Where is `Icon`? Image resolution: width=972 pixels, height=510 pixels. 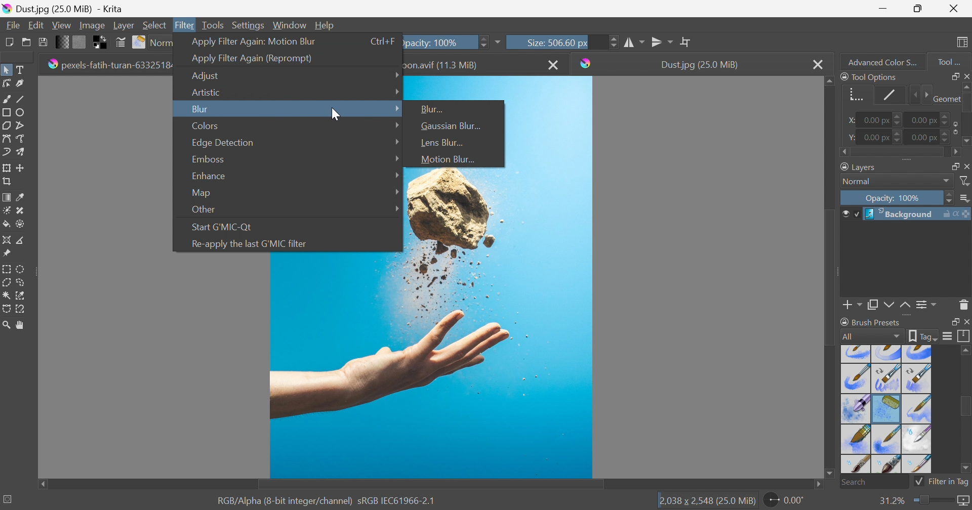 Icon is located at coordinates (953, 127).